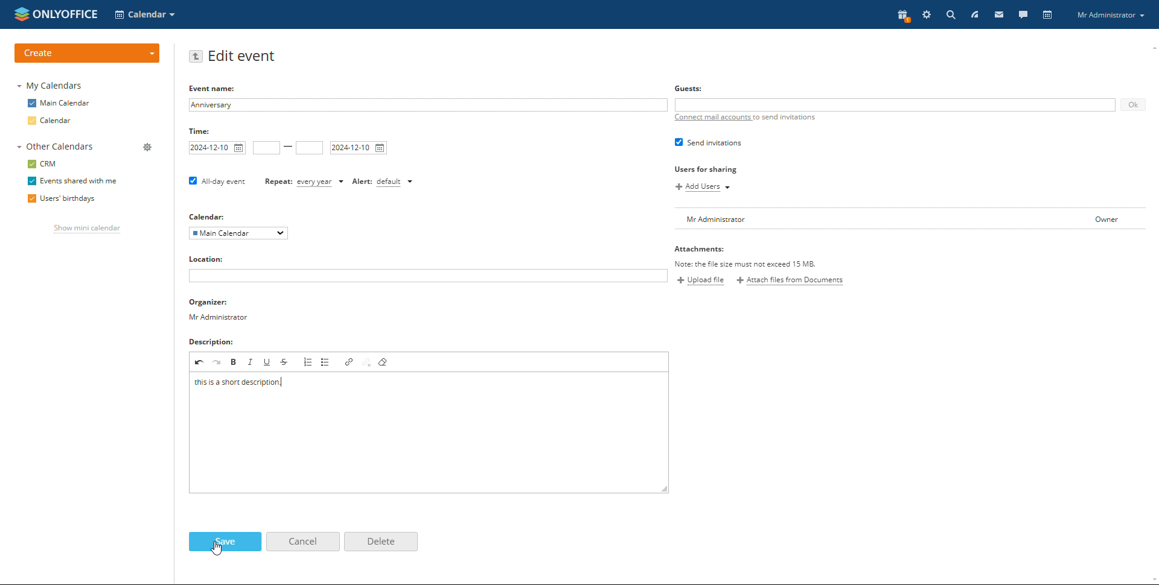 The height and width of the screenshot is (585, 1159). What do you see at coordinates (204, 131) in the screenshot?
I see `Time:` at bounding box center [204, 131].